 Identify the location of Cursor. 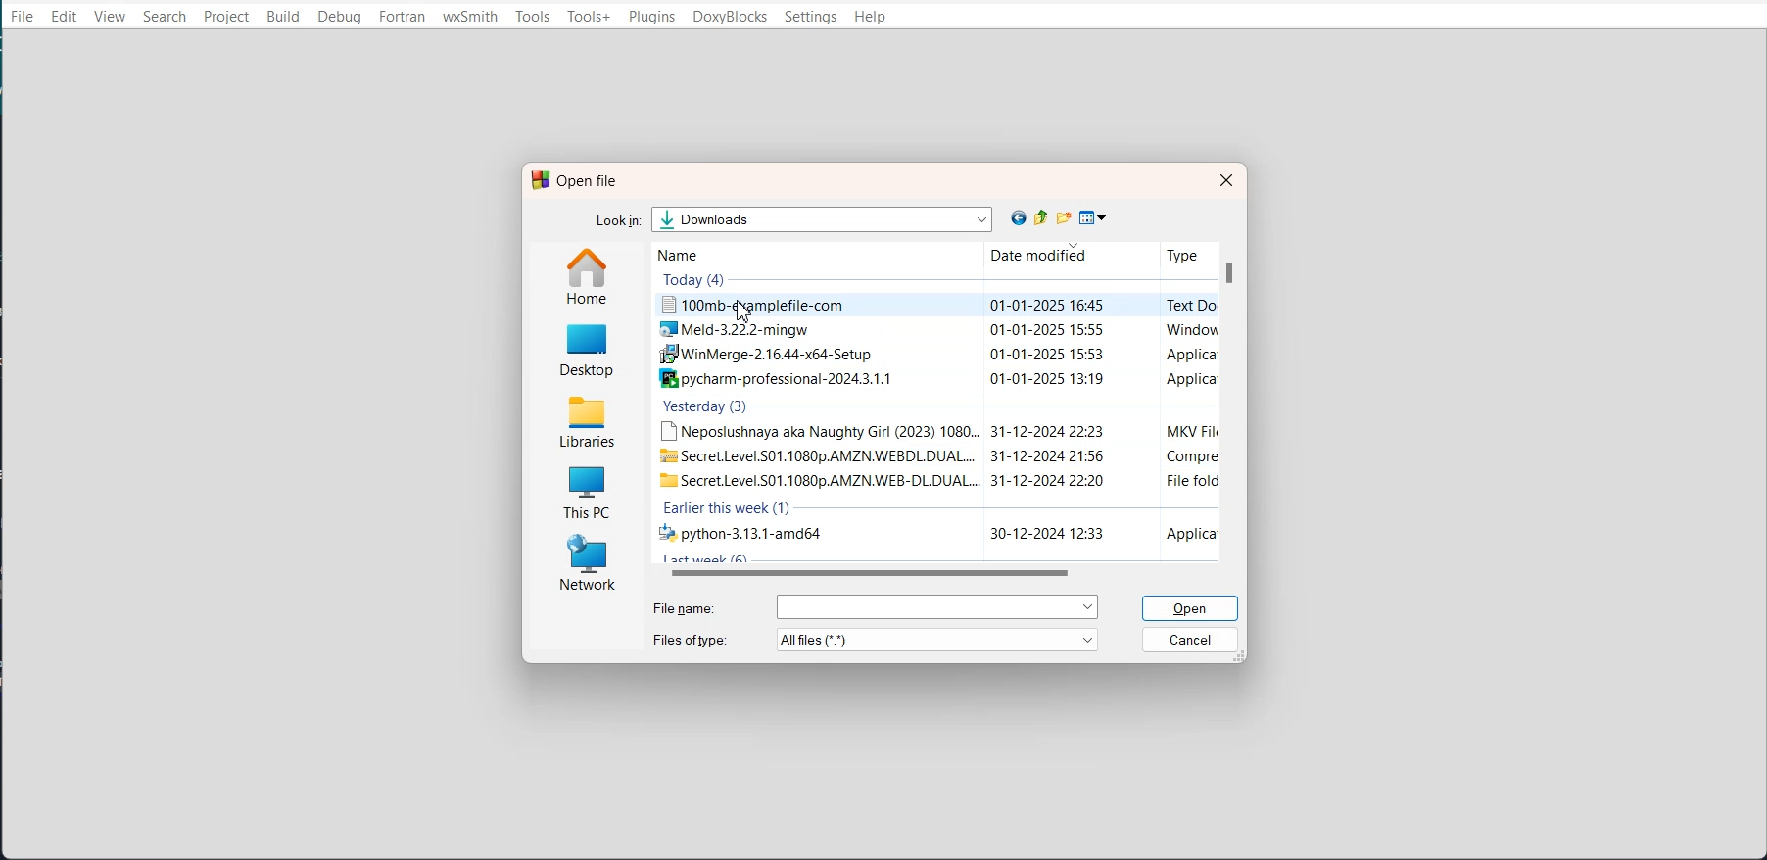
(742, 311).